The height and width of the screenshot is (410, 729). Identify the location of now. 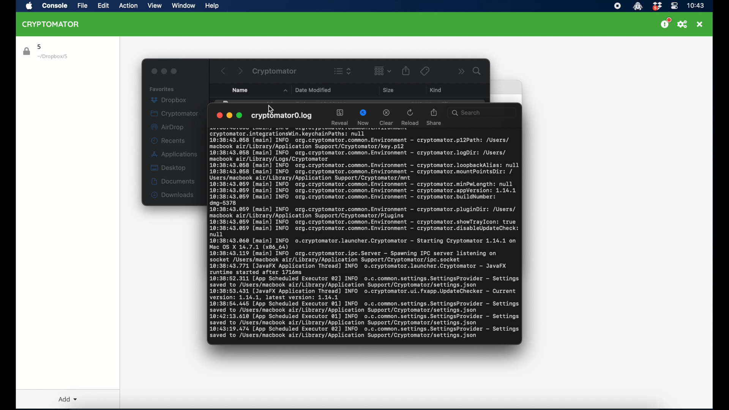
(363, 123).